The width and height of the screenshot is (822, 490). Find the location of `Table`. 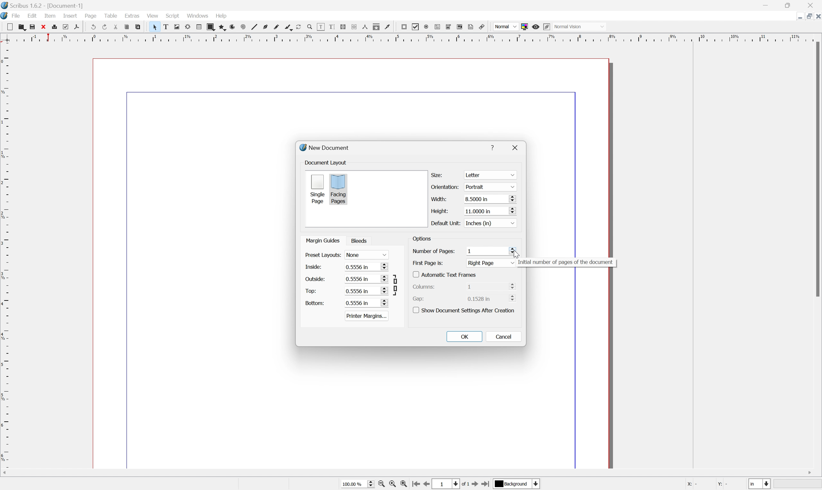

Table is located at coordinates (113, 17).